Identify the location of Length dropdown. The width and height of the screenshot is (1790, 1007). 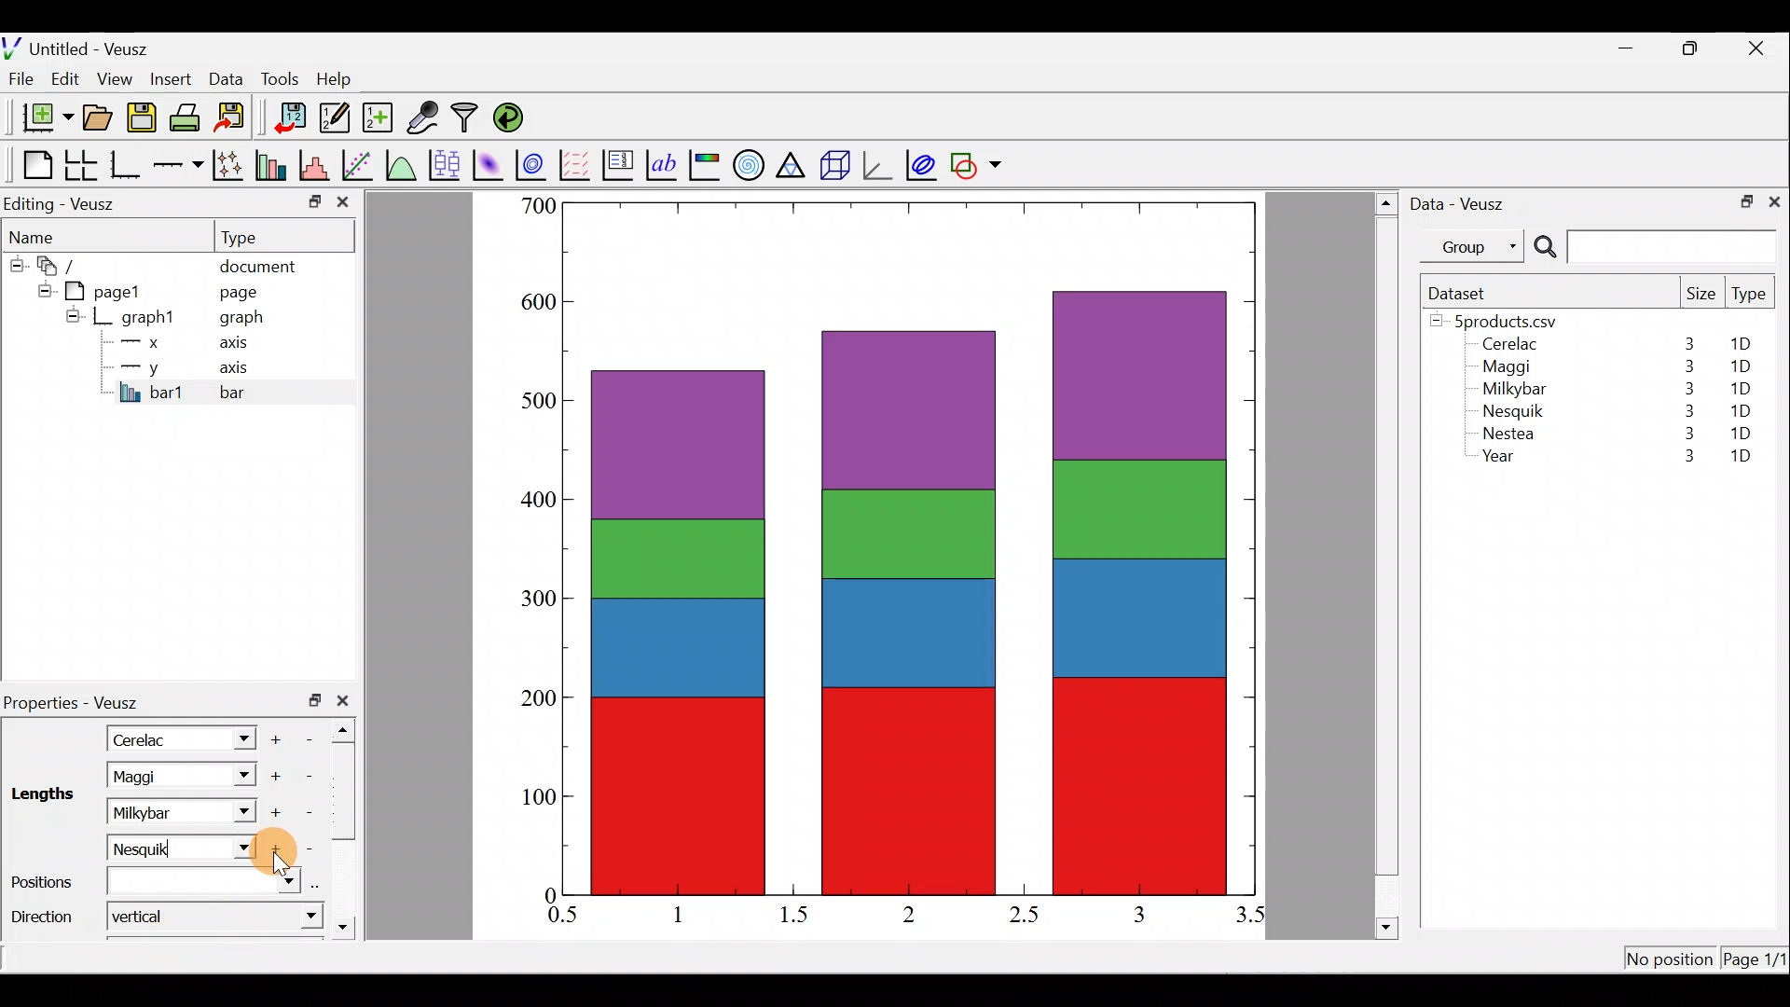
(235, 738).